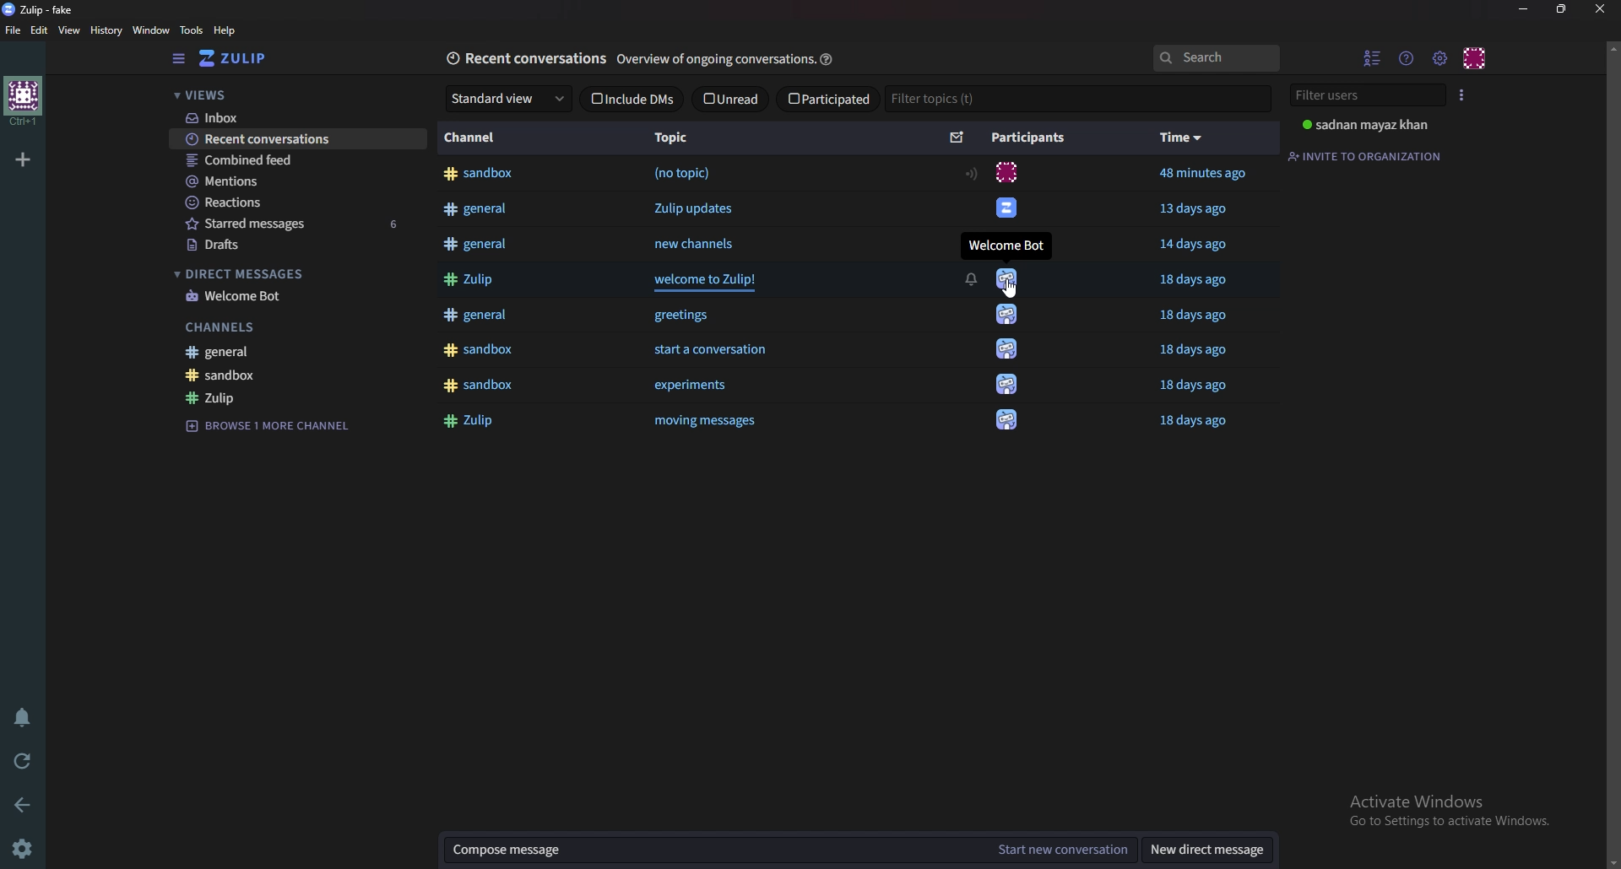 The height and width of the screenshot is (869, 1621). I want to click on home, so click(21, 100).